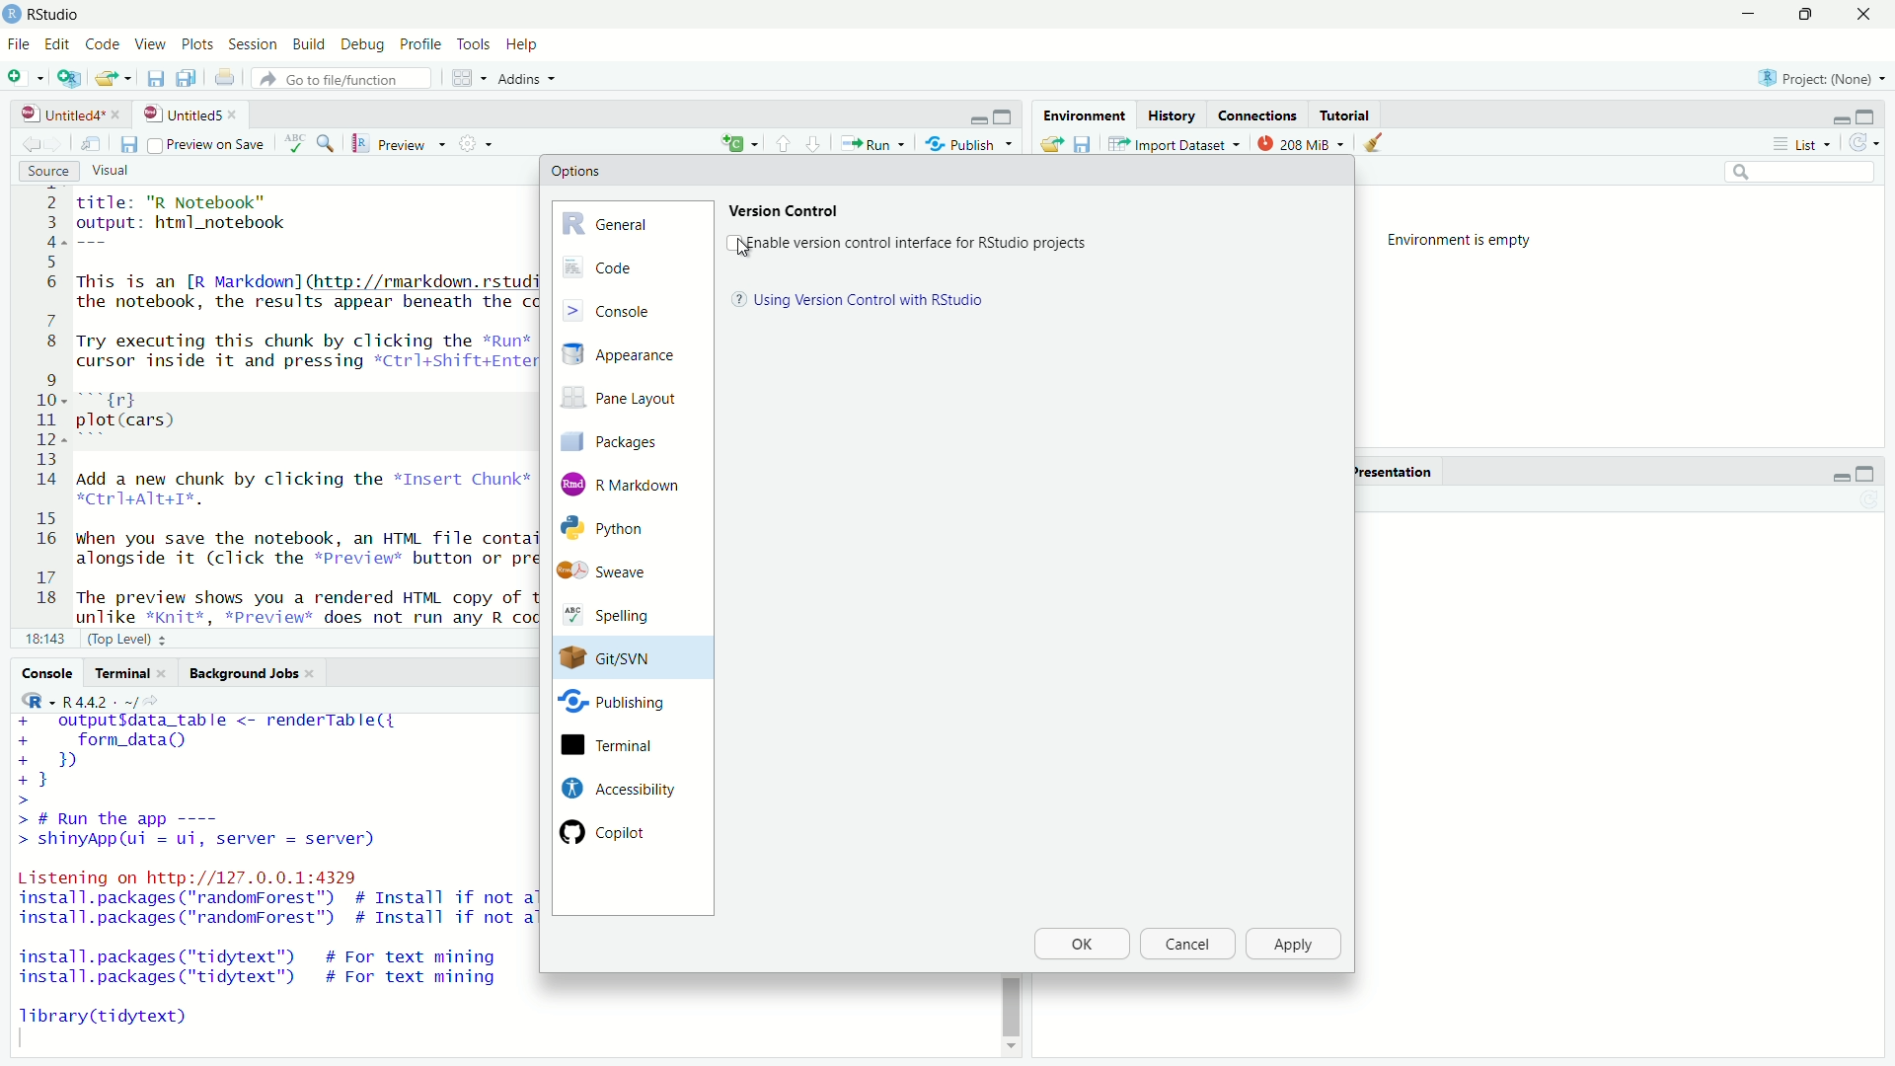 The width and height of the screenshot is (1895, 1066). Describe the element at coordinates (156, 78) in the screenshot. I see `save current document` at that location.